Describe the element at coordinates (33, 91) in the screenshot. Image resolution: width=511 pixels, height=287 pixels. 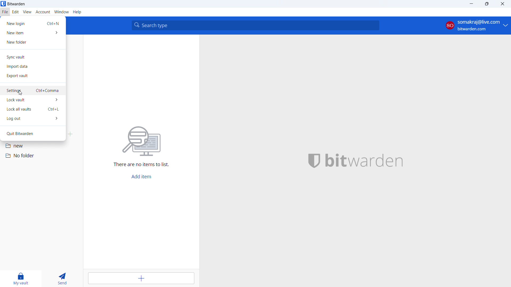
I see `settings` at that location.